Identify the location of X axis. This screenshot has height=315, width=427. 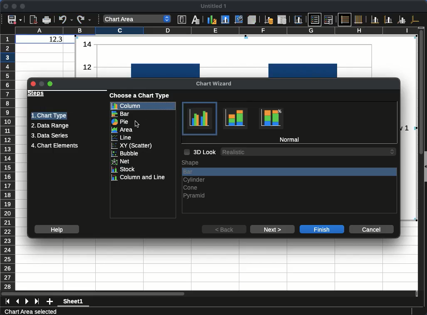
(375, 20).